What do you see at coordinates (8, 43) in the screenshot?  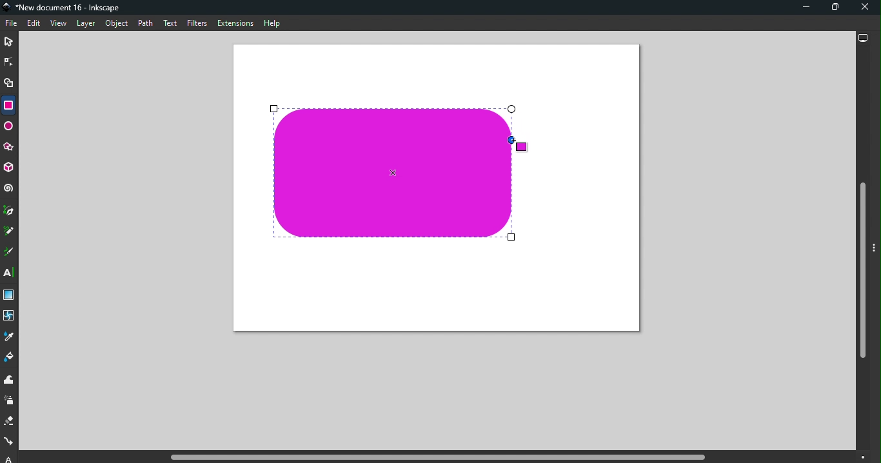 I see `Selector` at bounding box center [8, 43].